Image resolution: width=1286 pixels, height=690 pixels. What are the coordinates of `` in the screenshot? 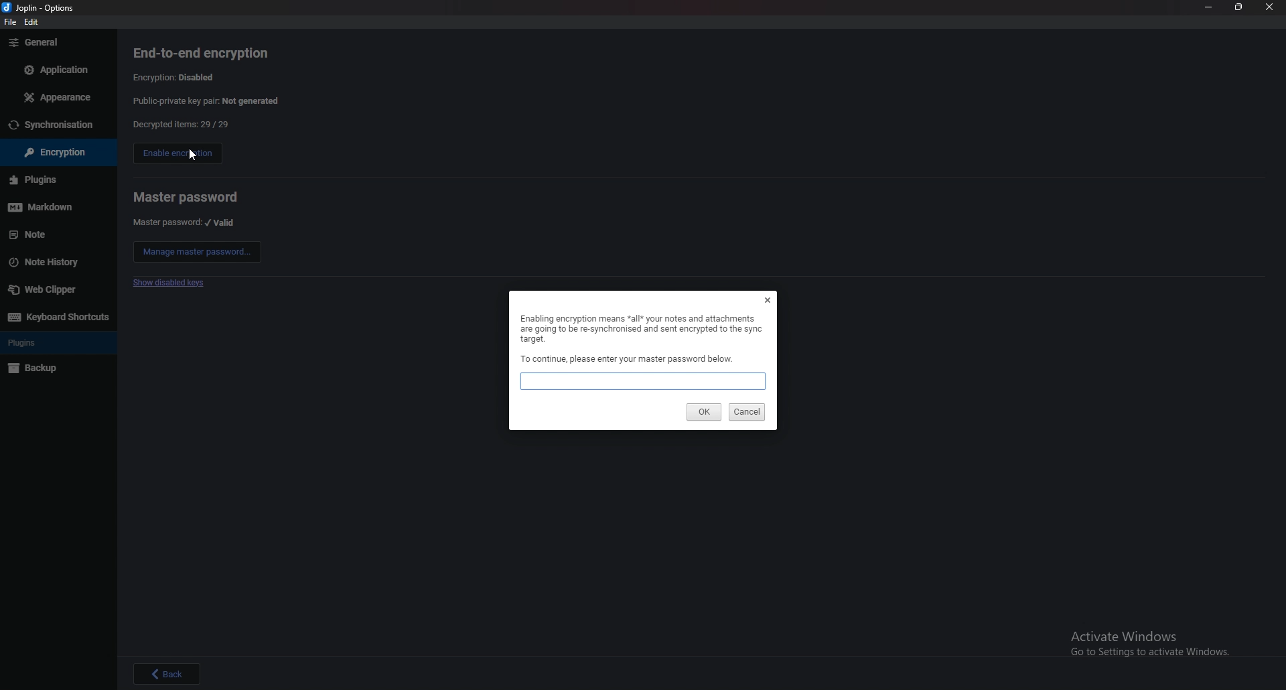 It's located at (36, 181).